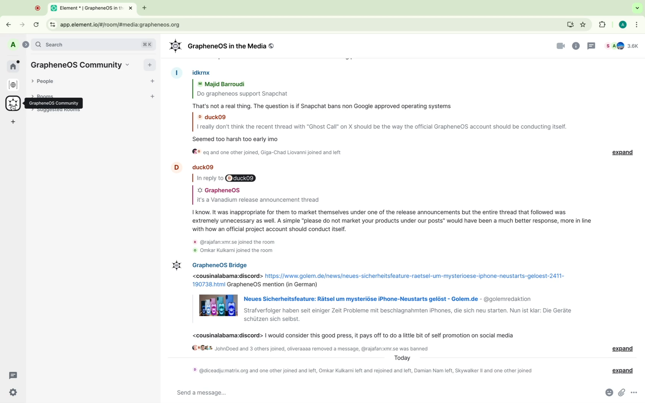  I want to click on GrapheneOS, so click(222, 190).